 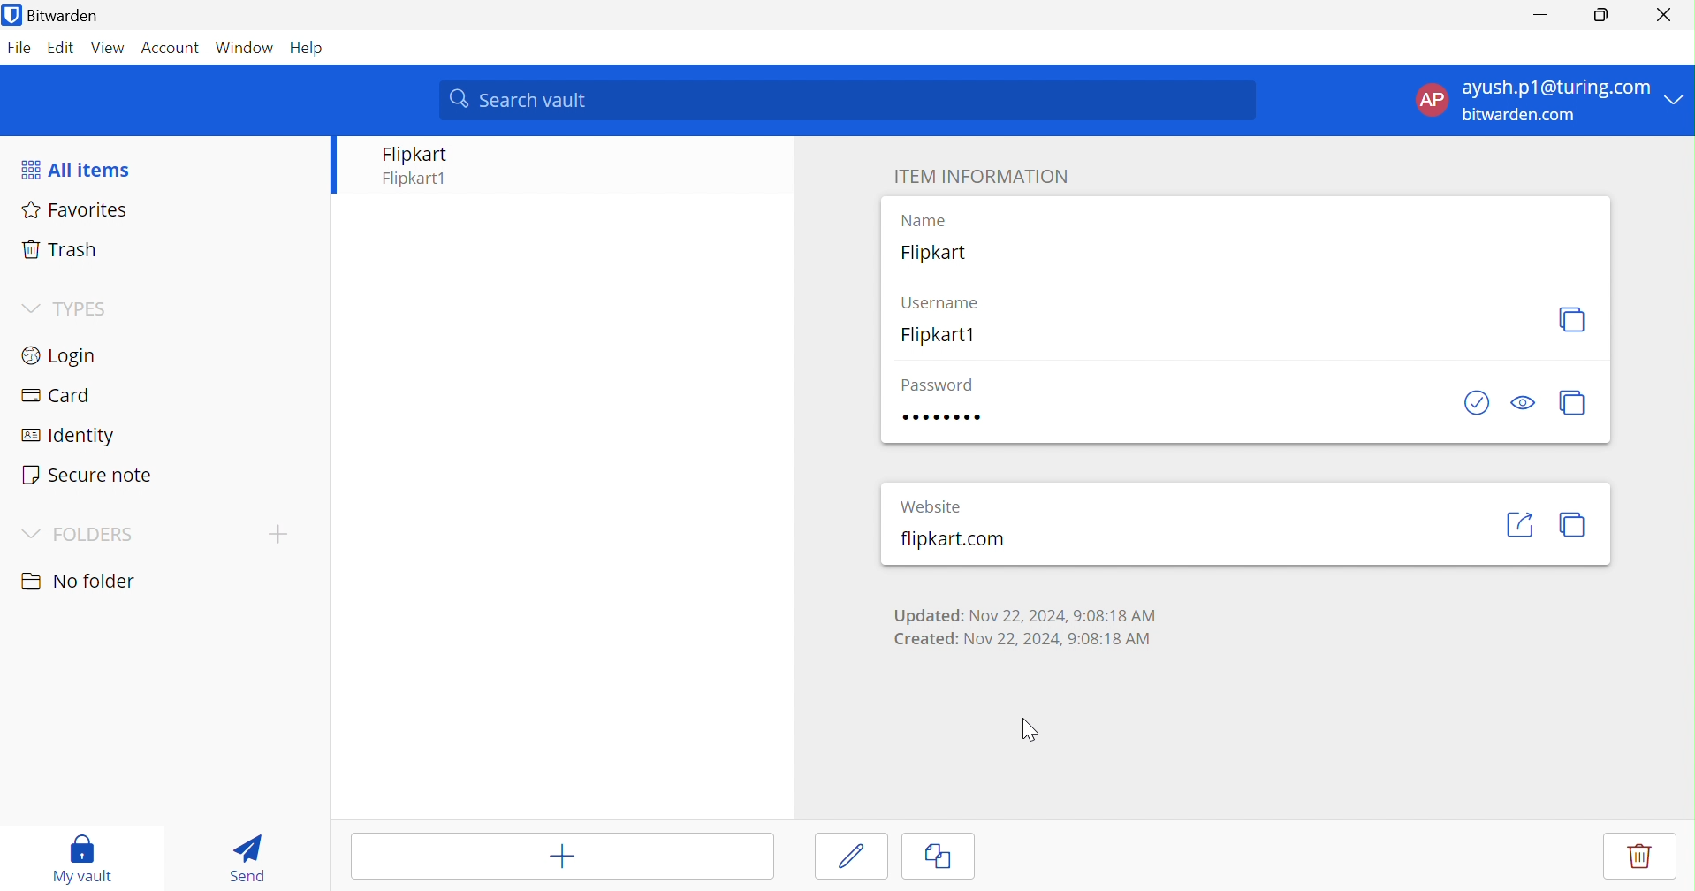 I want to click on ITEM INFORMATION, so click(x=977, y=175).